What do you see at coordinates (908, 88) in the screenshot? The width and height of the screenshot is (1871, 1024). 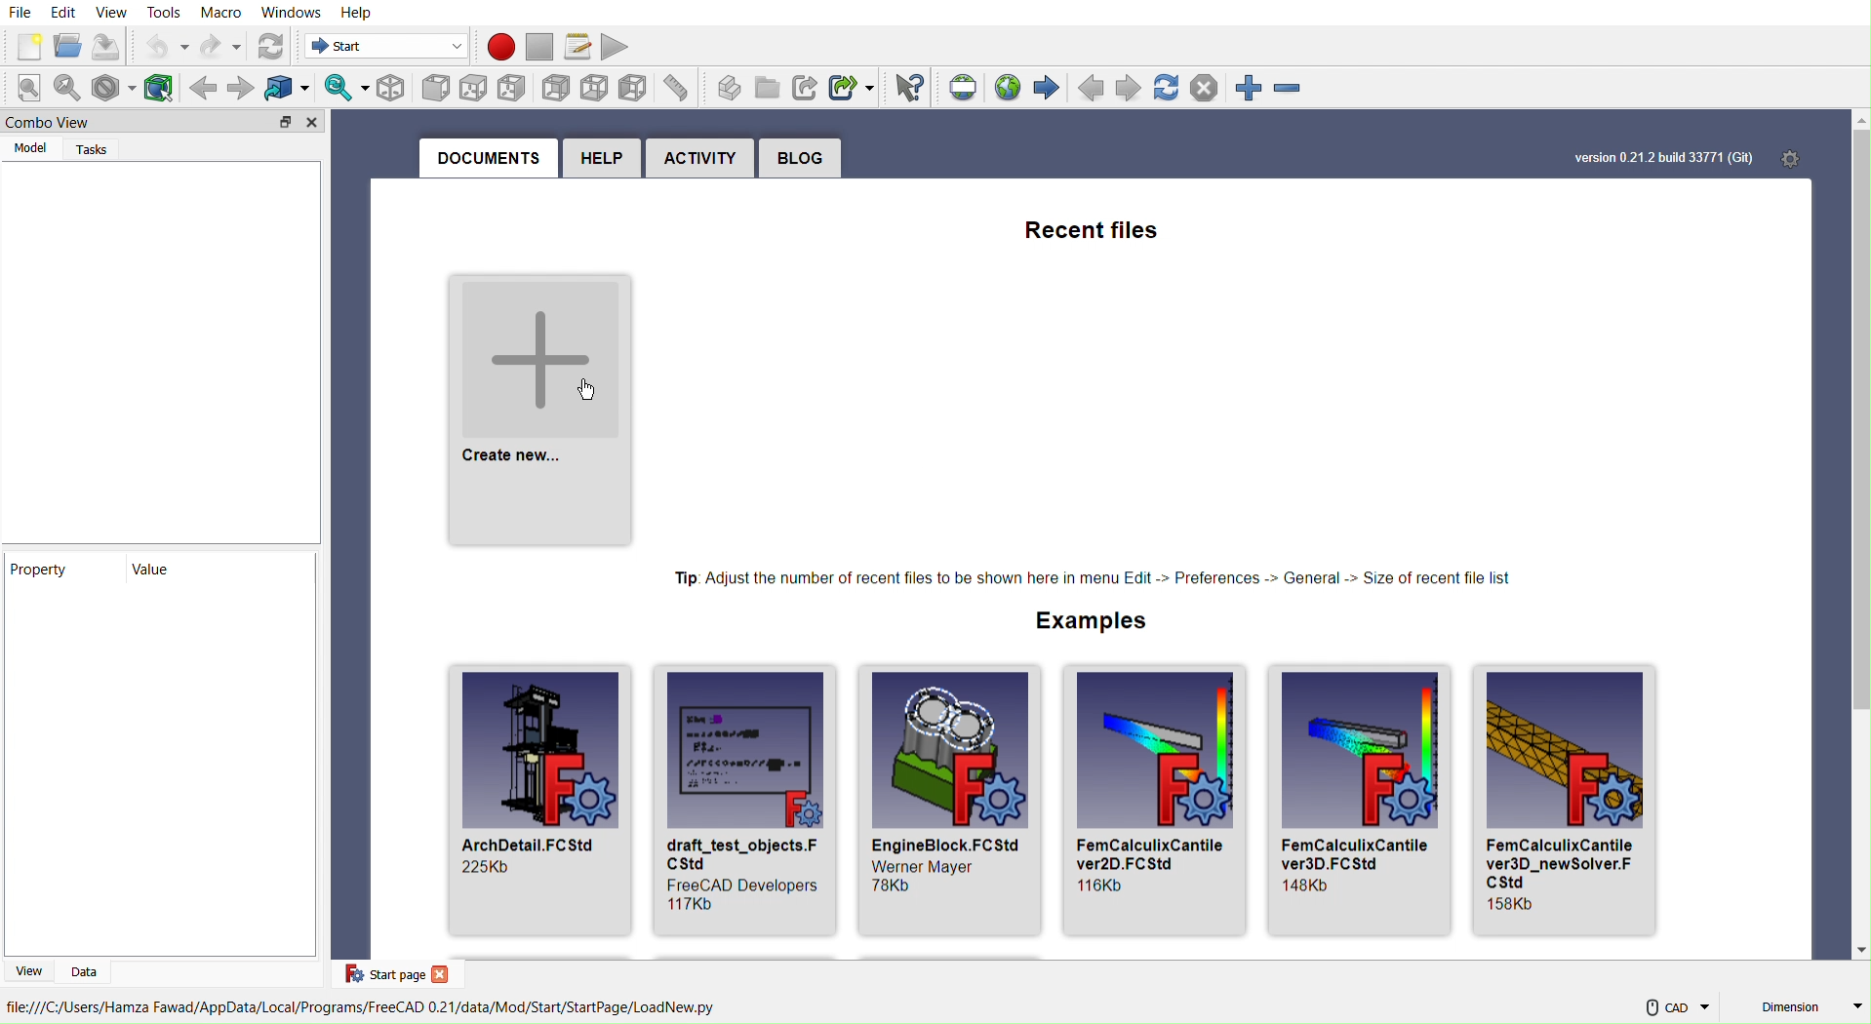 I see `What's This` at bounding box center [908, 88].